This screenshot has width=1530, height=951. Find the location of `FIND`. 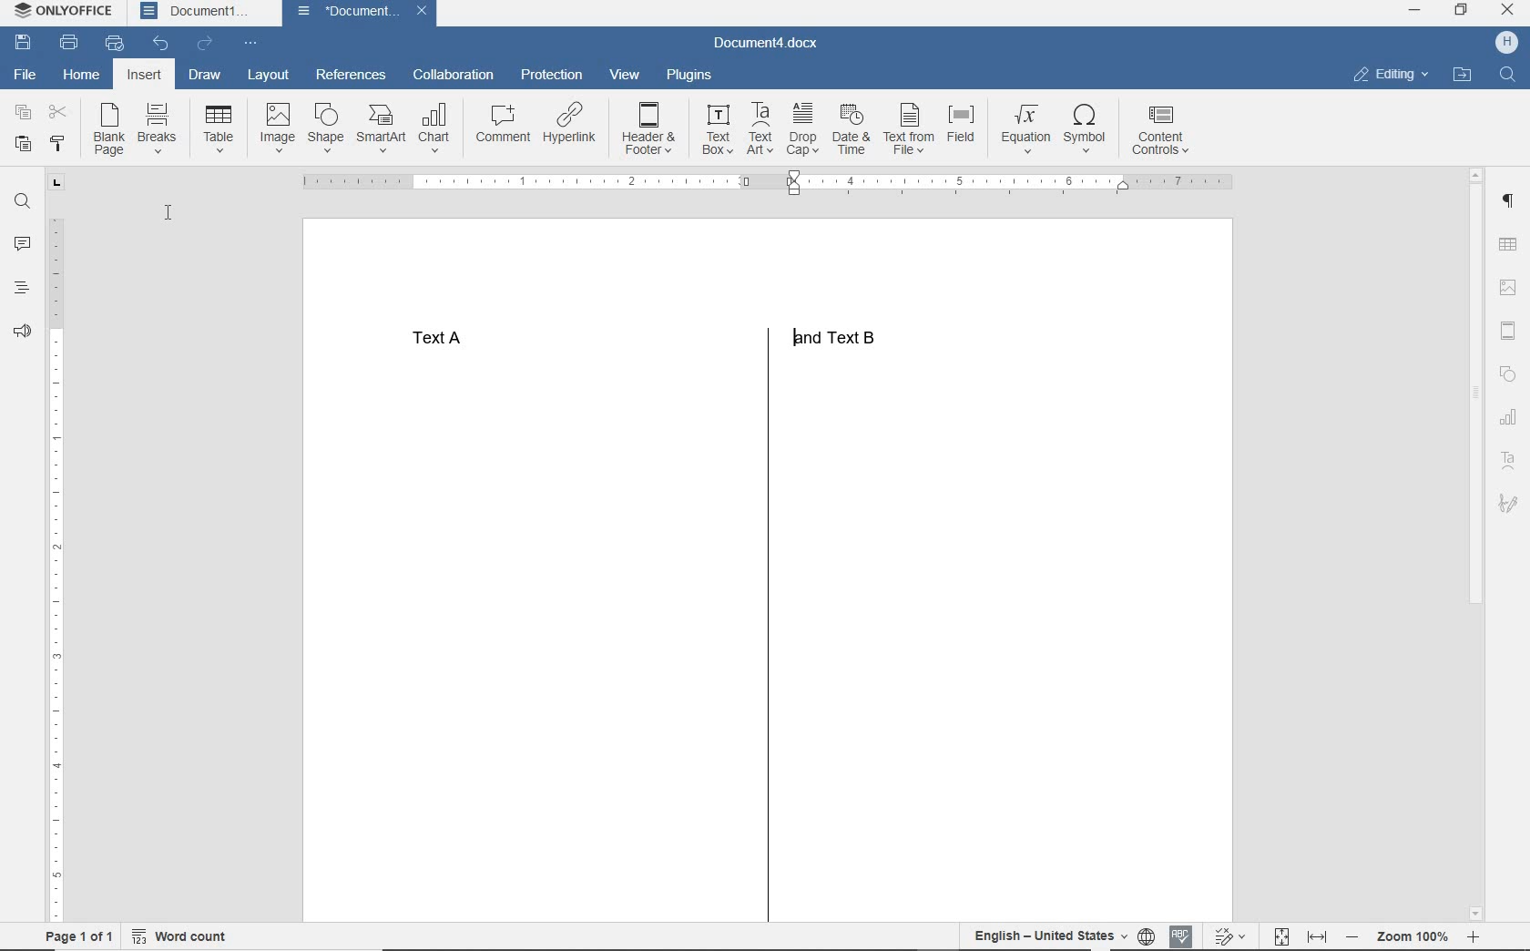

FIND is located at coordinates (20, 201).